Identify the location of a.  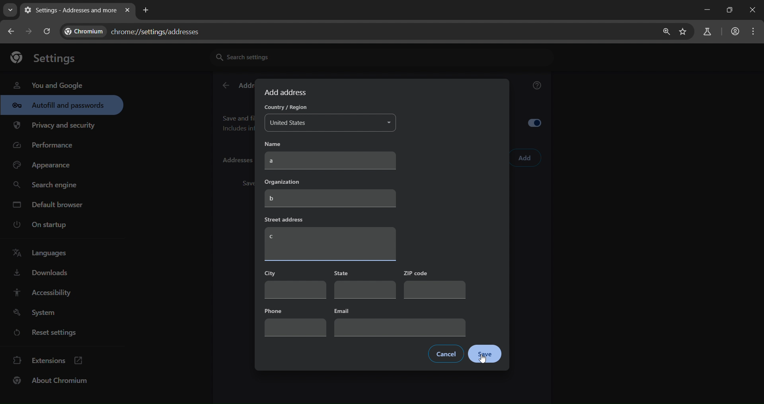
(331, 161).